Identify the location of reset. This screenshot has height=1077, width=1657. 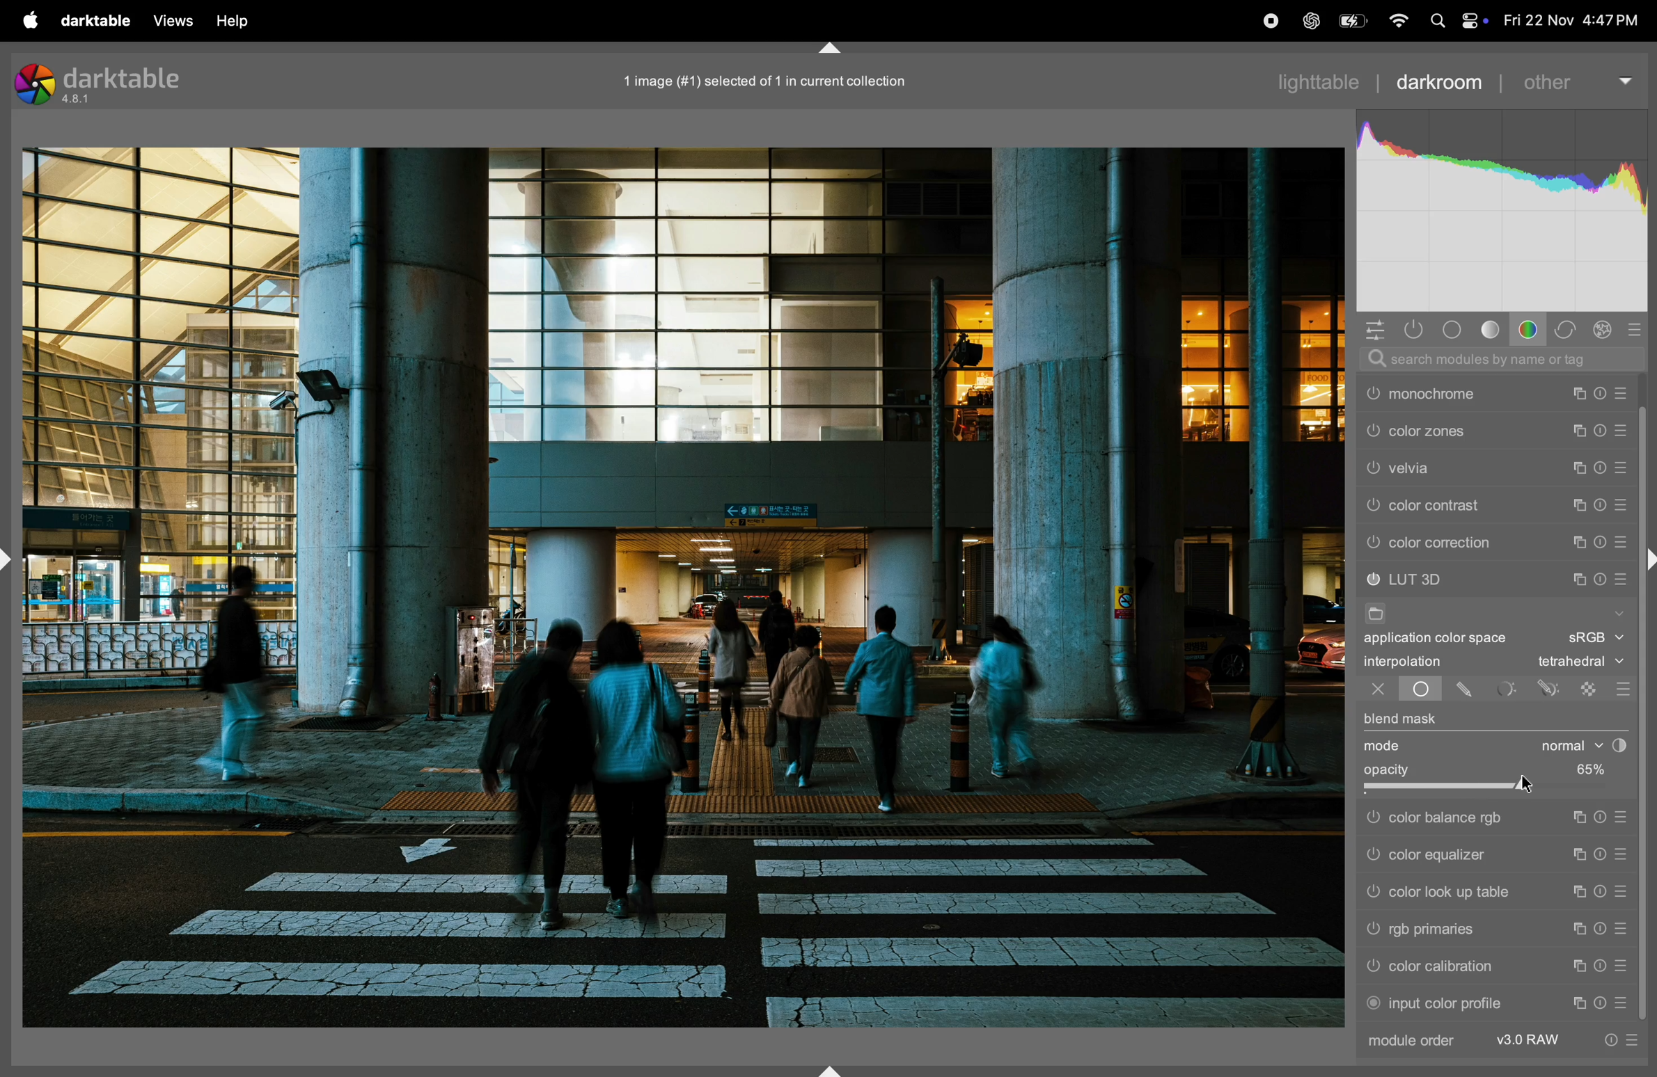
(1601, 891).